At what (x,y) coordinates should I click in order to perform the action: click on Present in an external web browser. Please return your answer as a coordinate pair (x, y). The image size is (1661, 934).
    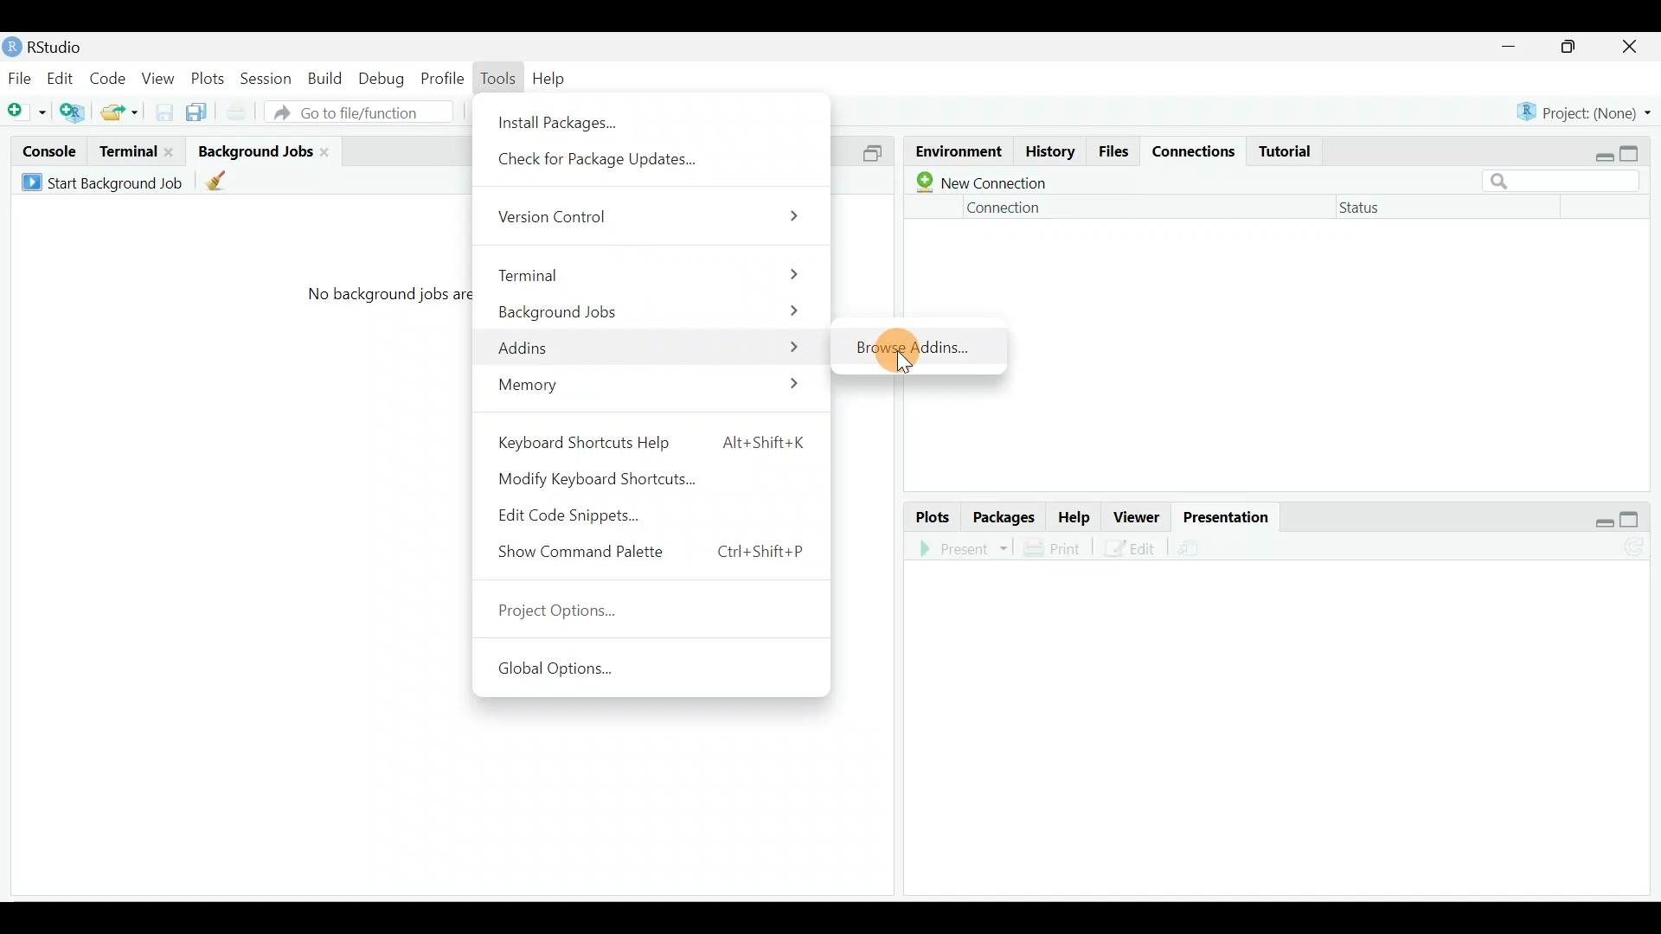
    Looking at the image, I should click on (1196, 547).